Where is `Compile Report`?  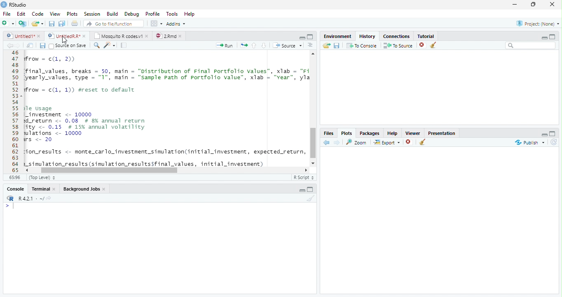 Compile Report is located at coordinates (125, 45).